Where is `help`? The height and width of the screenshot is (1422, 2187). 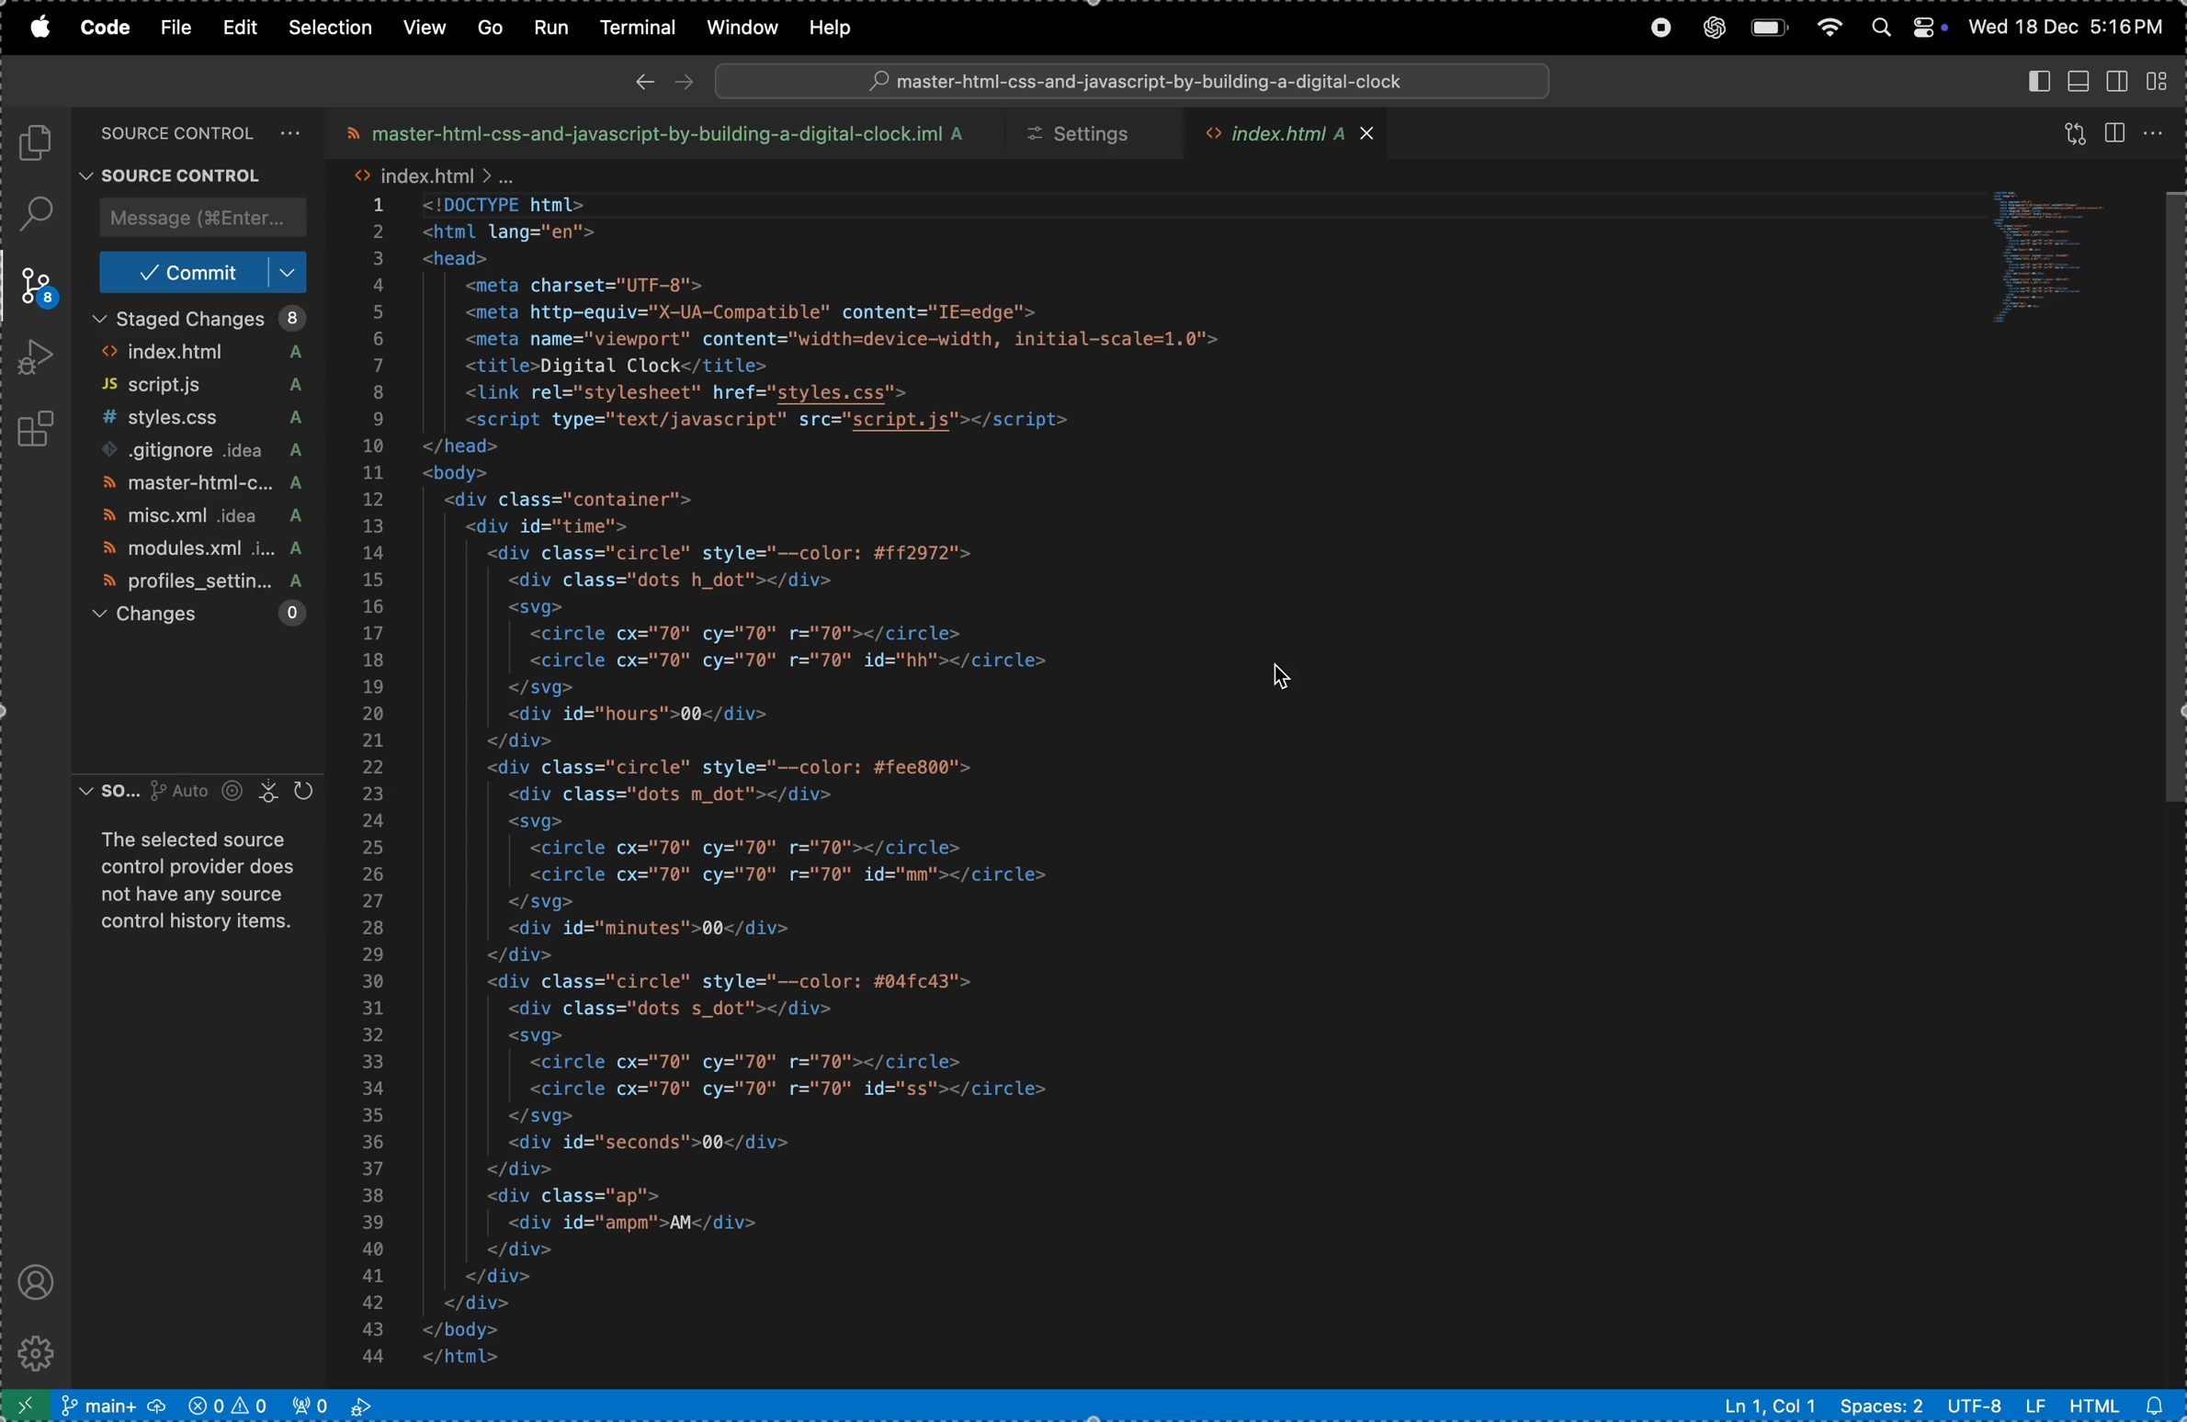 help is located at coordinates (843, 26).